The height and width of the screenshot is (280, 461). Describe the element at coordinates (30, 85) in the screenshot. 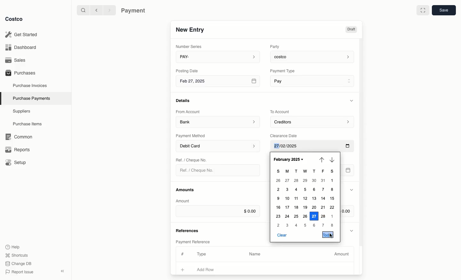

I see `Purchase Invoices` at that location.